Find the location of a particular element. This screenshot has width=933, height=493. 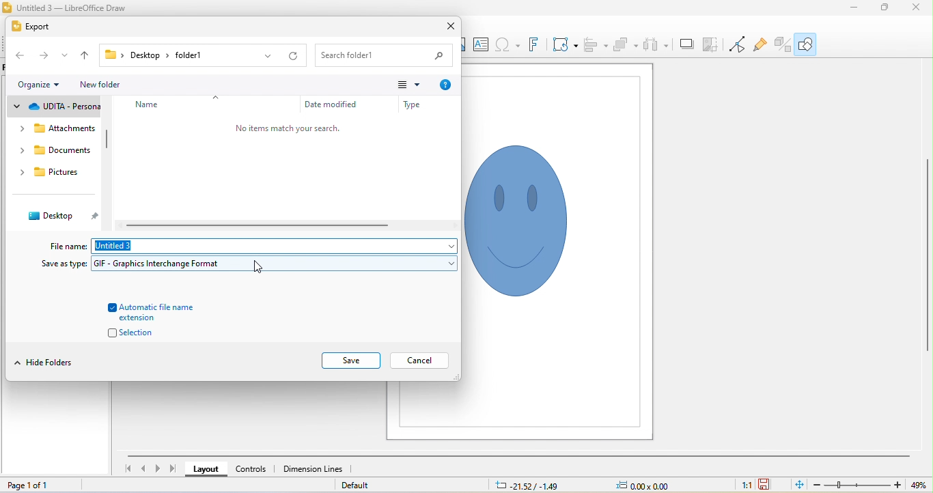

horizontal scroll bar is located at coordinates (265, 226).